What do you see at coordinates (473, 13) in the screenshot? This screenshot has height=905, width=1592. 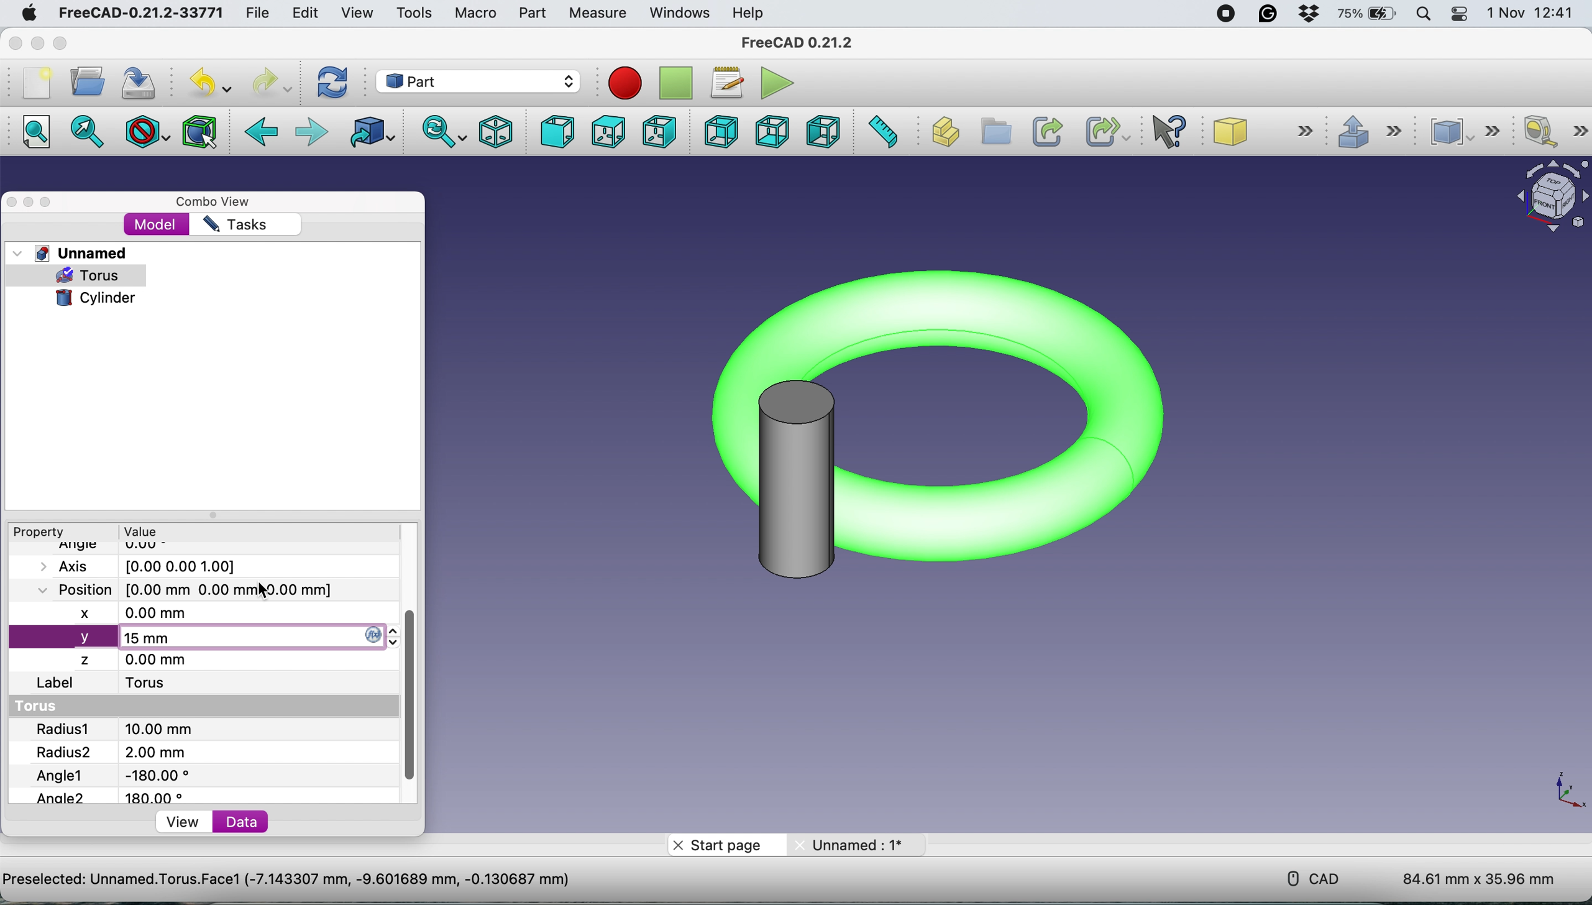 I see `macro` at bounding box center [473, 13].